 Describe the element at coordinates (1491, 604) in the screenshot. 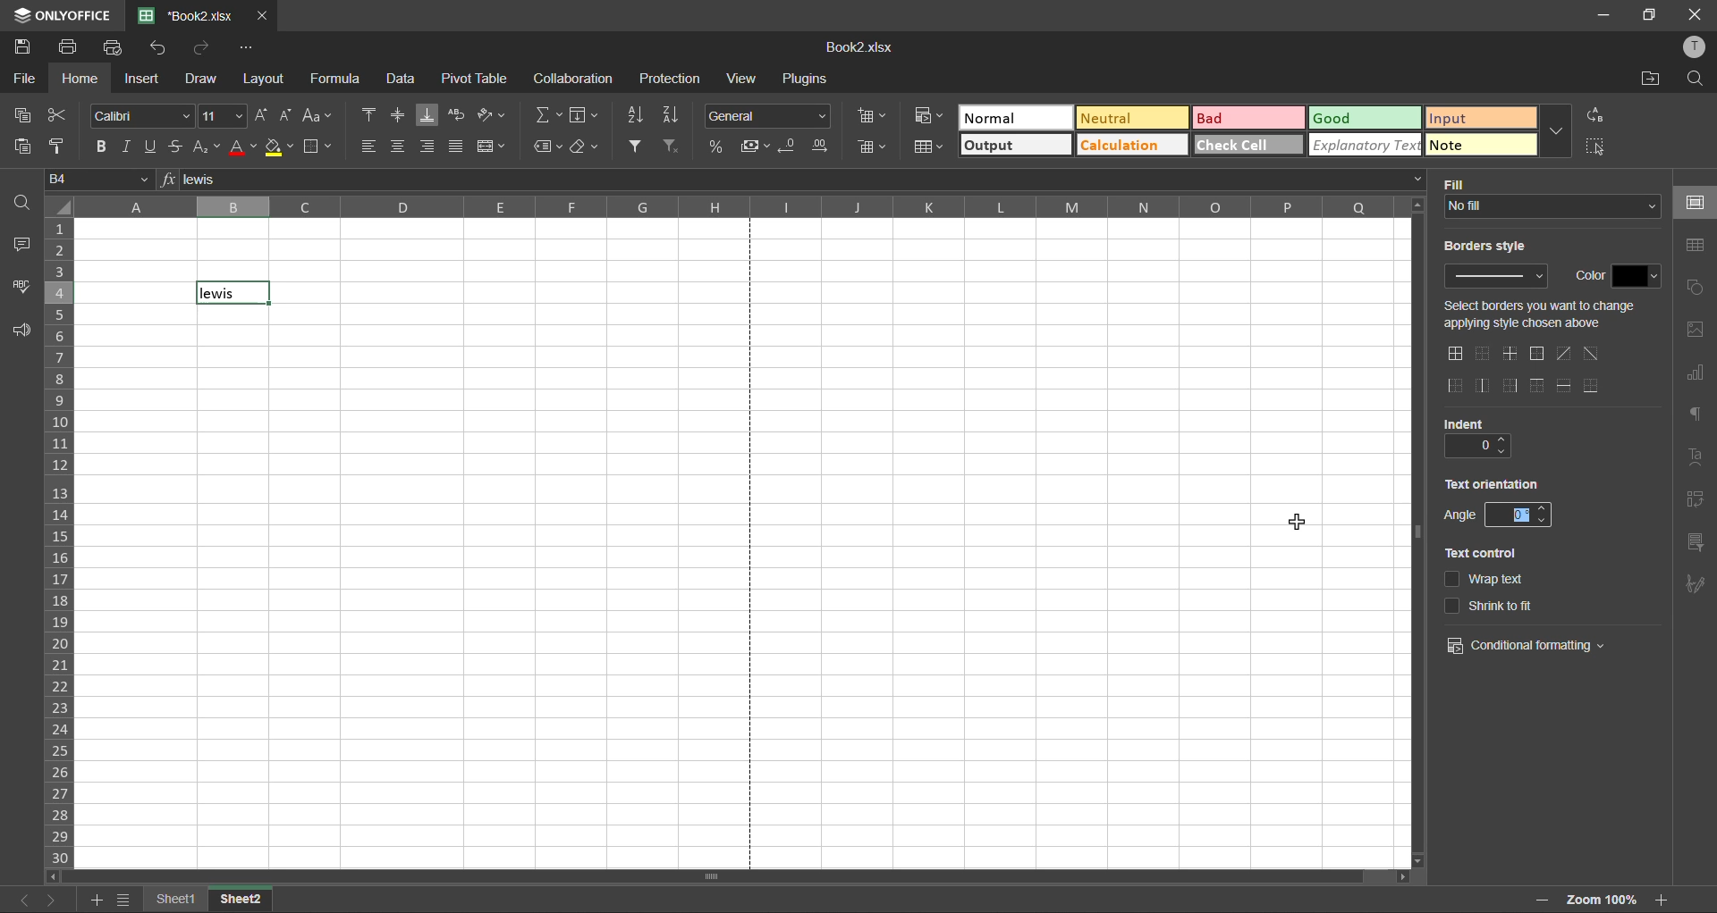

I see `shrink to it` at that location.